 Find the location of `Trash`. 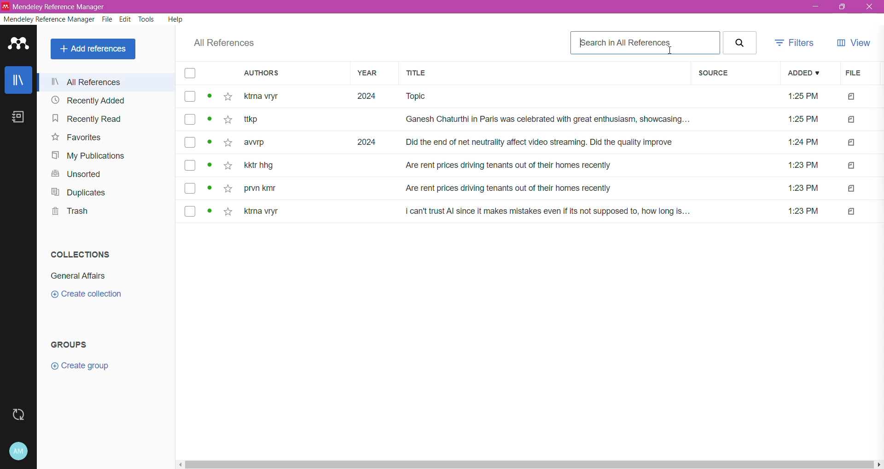

Trash is located at coordinates (69, 212).